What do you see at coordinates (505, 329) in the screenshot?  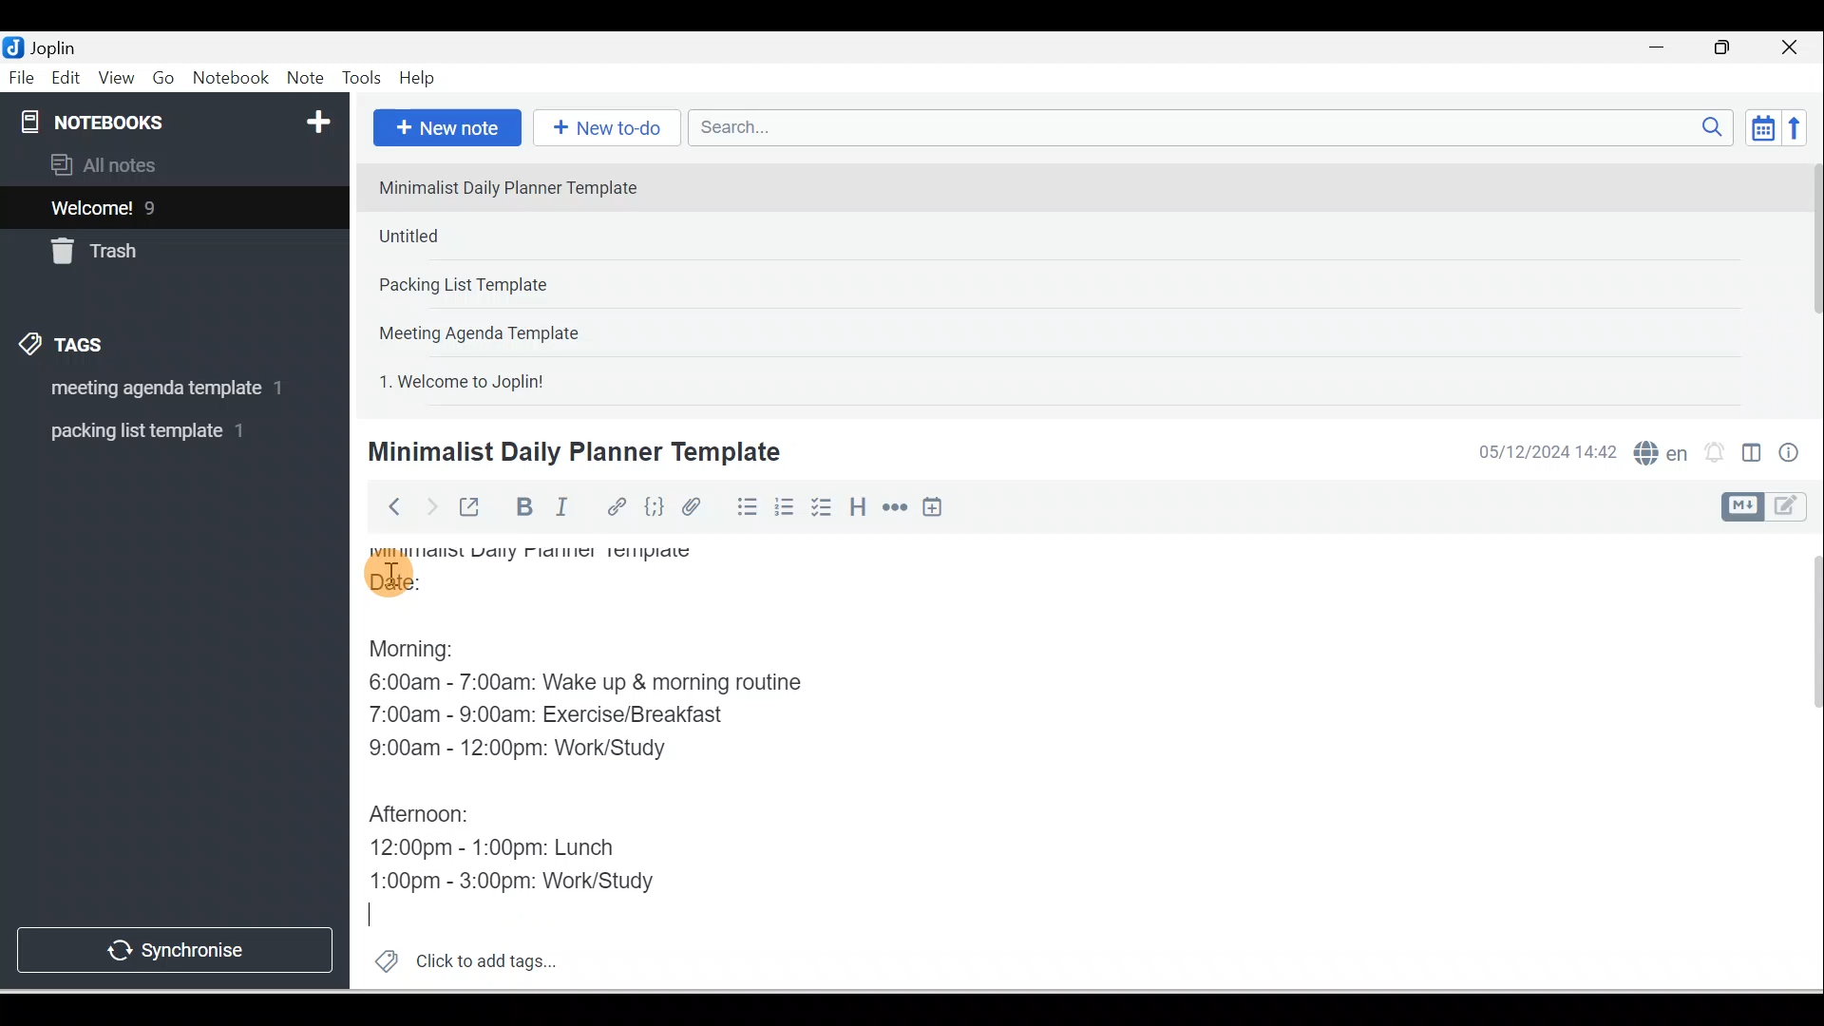 I see `Note 4` at bounding box center [505, 329].